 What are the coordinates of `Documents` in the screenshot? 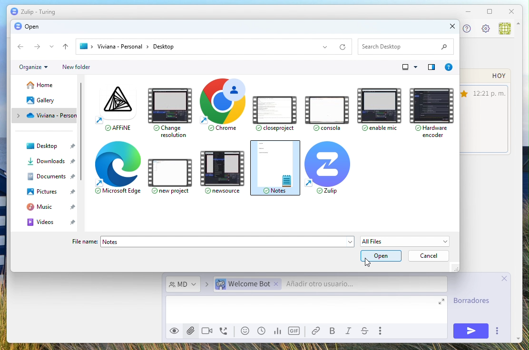 It's located at (51, 176).